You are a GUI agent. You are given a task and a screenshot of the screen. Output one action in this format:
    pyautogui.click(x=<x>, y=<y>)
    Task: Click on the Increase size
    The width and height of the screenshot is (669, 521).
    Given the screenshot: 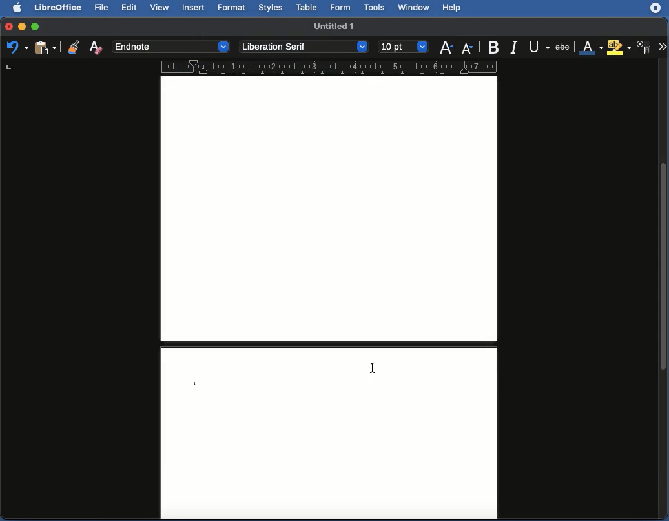 What is the action you would take?
    pyautogui.click(x=448, y=45)
    